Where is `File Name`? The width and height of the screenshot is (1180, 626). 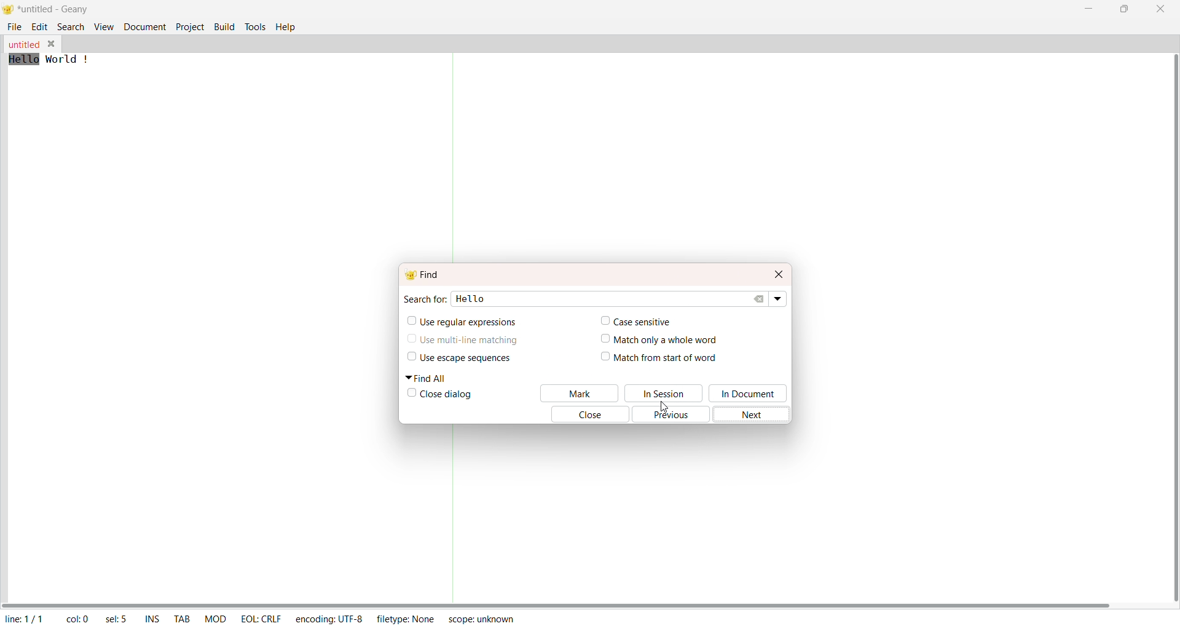
File Name is located at coordinates (23, 45).